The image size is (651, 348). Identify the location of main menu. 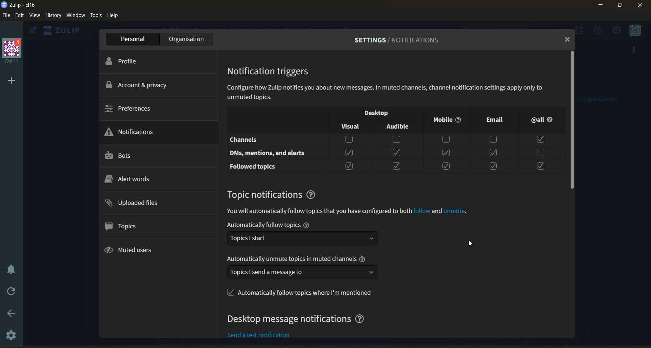
(616, 30).